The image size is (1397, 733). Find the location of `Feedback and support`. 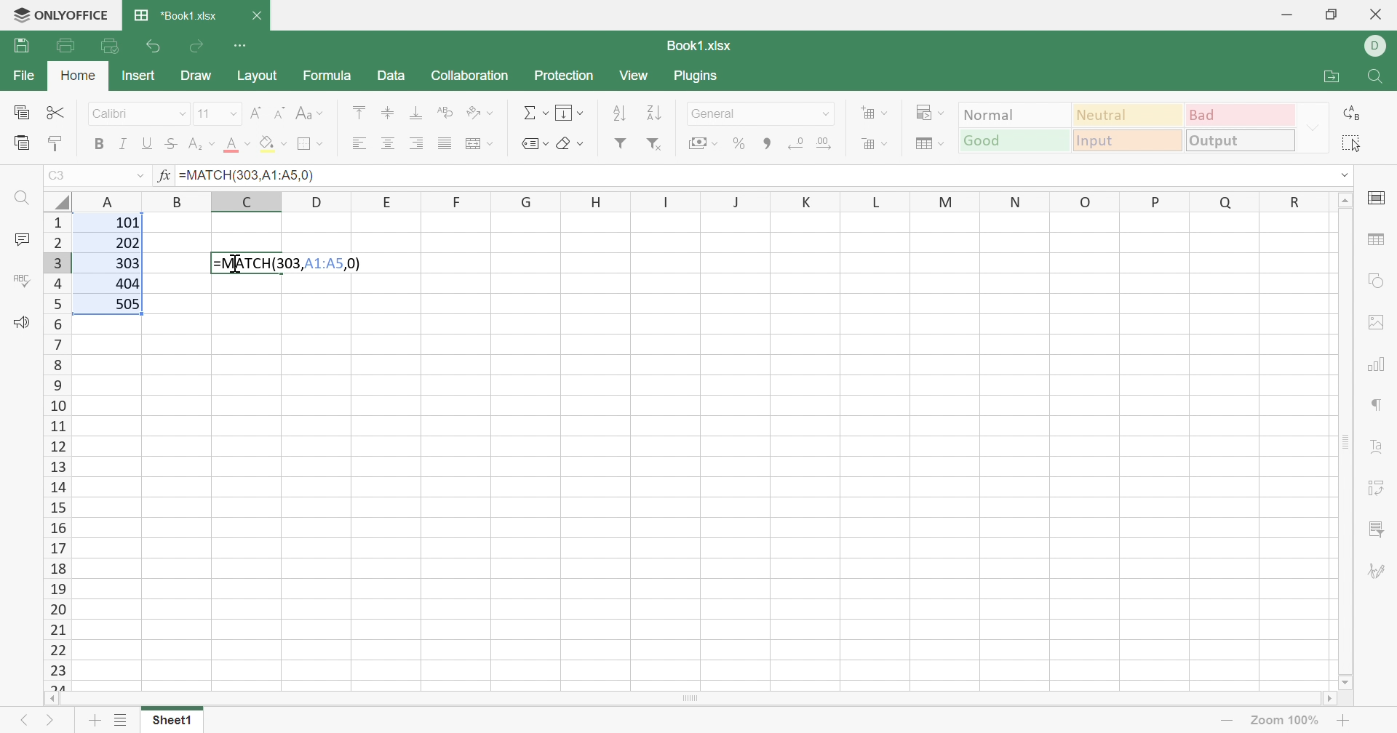

Feedback and support is located at coordinates (17, 322).